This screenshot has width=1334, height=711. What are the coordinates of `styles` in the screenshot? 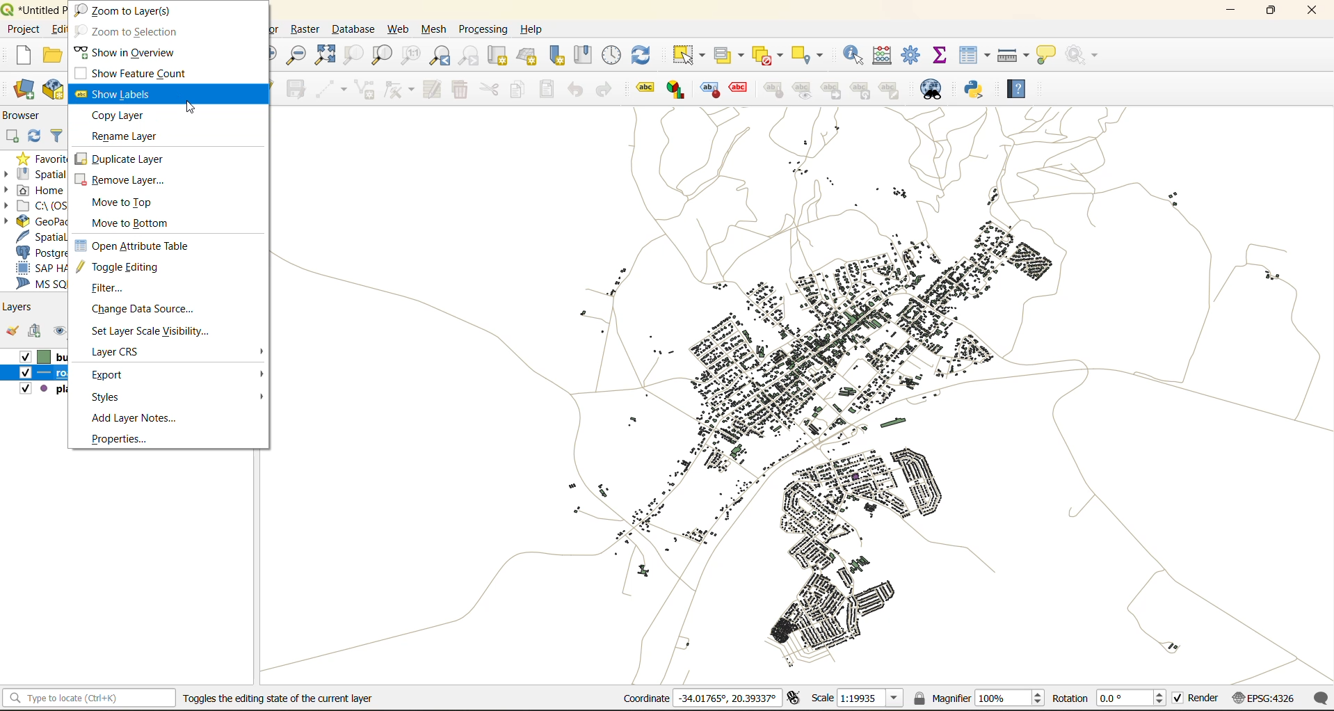 It's located at (112, 397).